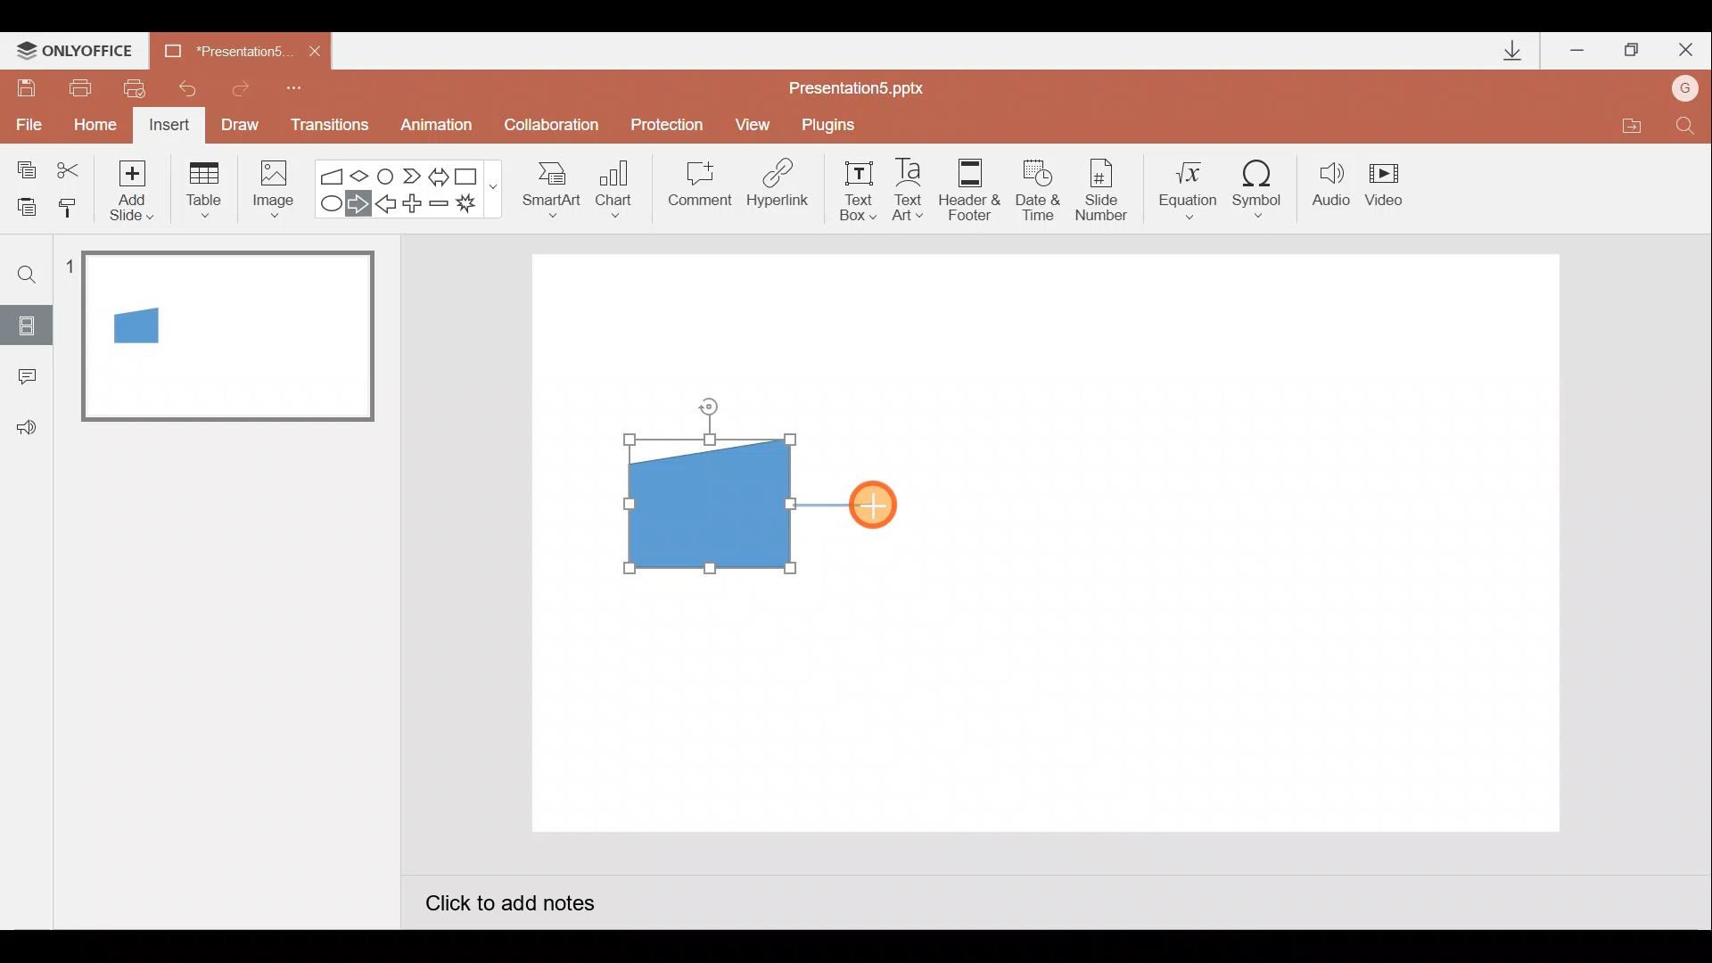 The width and height of the screenshot is (1712, 963). What do you see at coordinates (315, 52) in the screenshot?
I see `Close` at bounding box center [315, 52].